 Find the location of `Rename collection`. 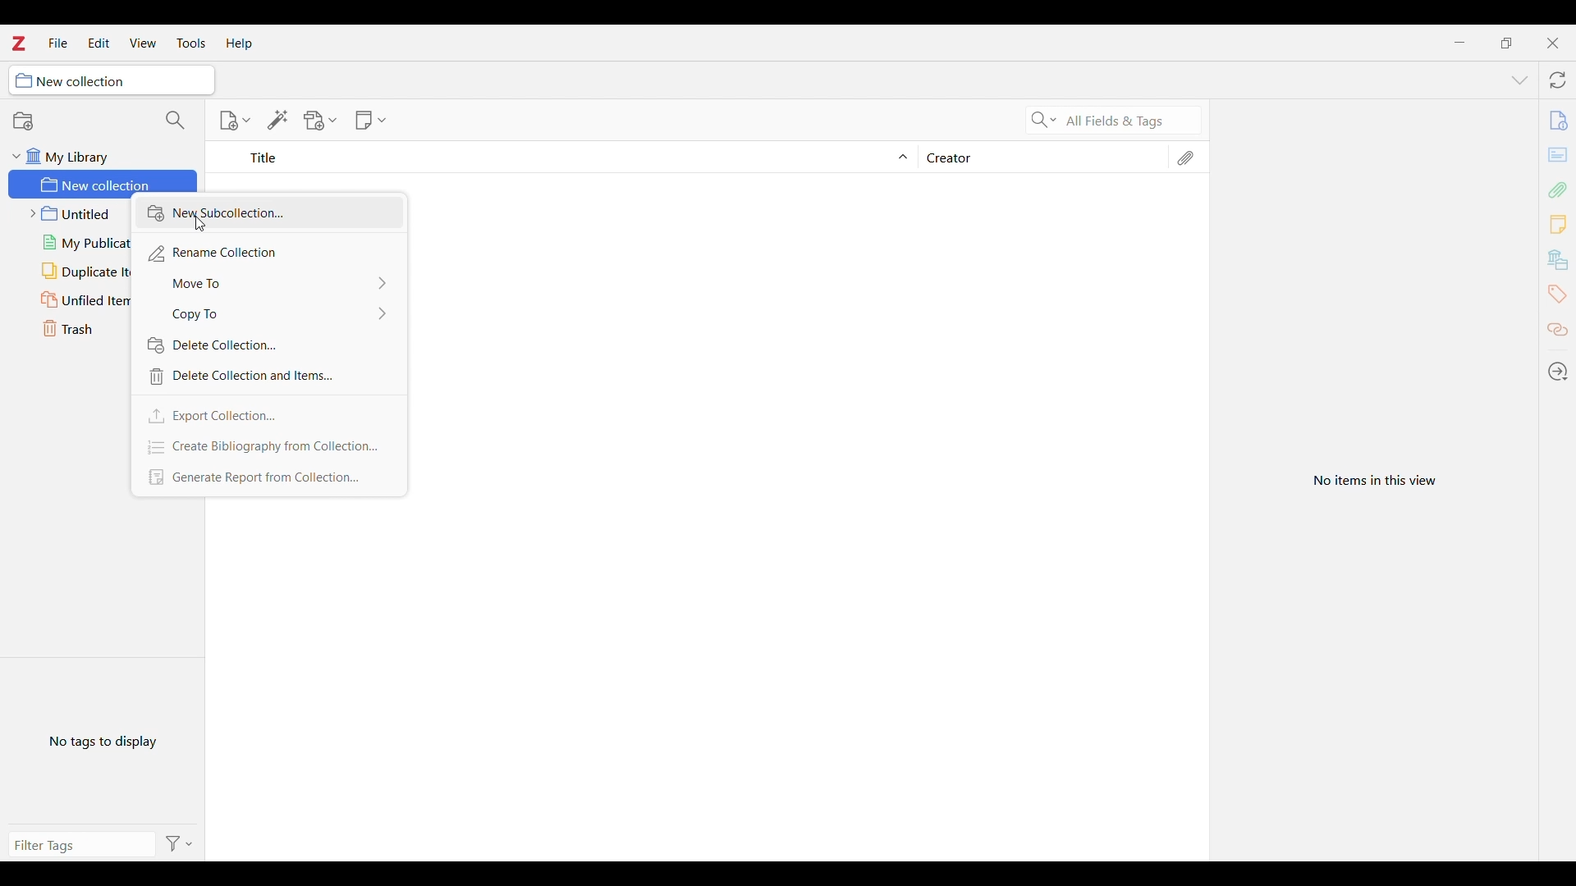

Rename collection is located at coordinates (269, 253).